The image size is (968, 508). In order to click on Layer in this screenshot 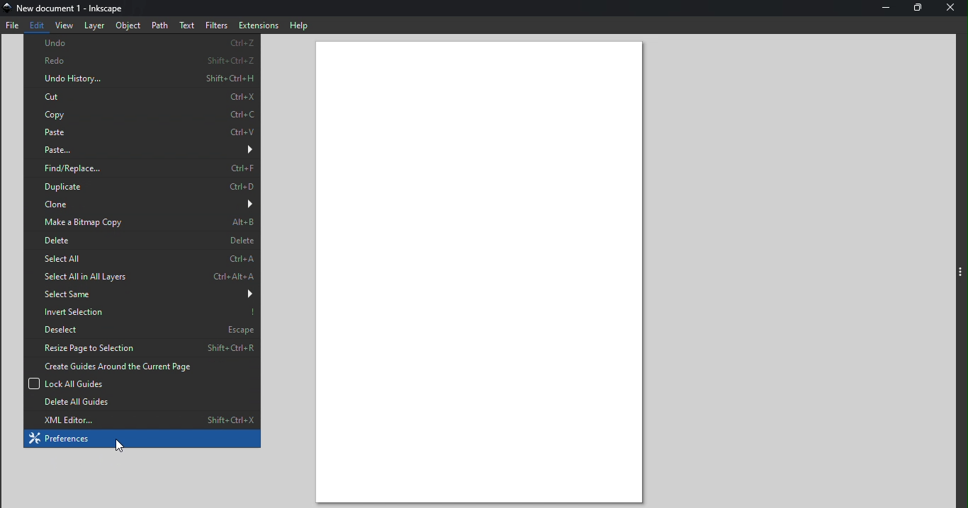, I will do `click(93, 27)`.